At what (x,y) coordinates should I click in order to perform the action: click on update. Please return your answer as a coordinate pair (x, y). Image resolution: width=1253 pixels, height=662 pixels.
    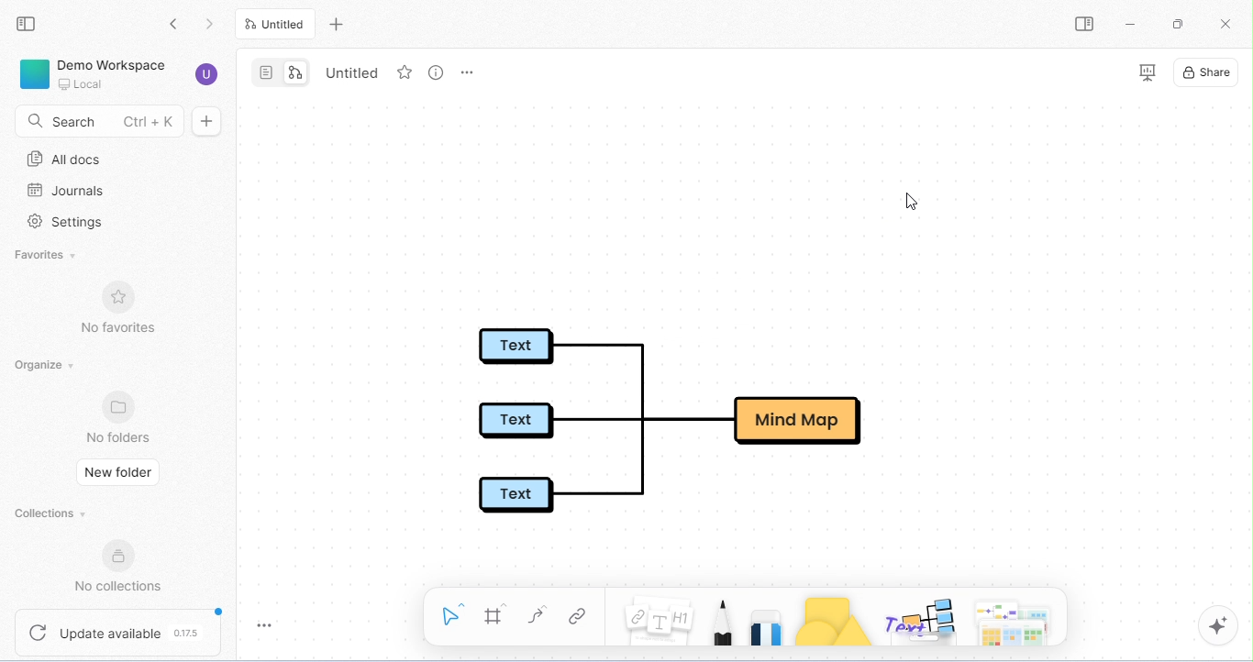
    Looking at the image, I should click on (120, 632).